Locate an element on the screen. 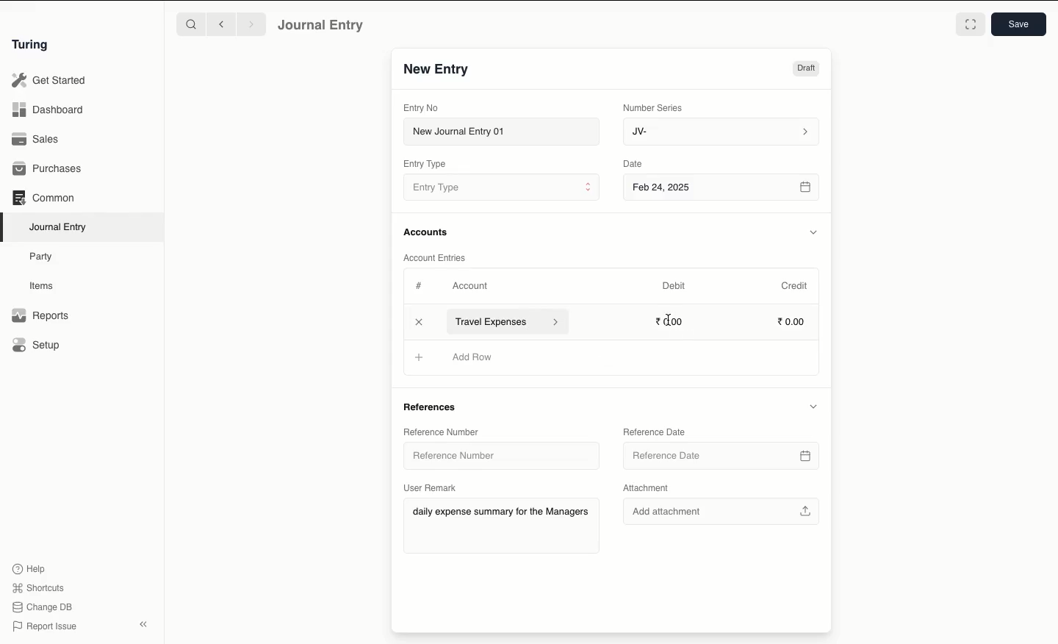 Image resolution: width=1058 pixels, height=644 pixels. 0.00 is located at coordinates (792, 320).